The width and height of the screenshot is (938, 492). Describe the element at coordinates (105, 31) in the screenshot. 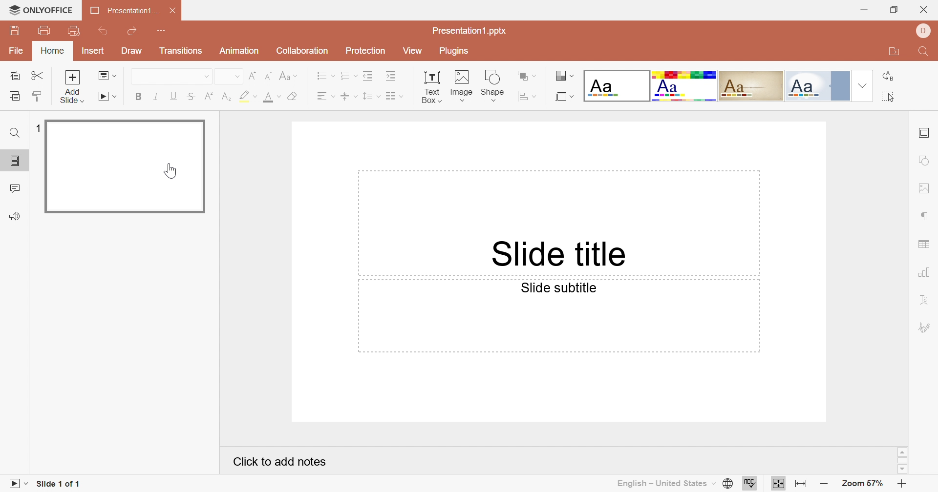

I see `Undo` at that location.